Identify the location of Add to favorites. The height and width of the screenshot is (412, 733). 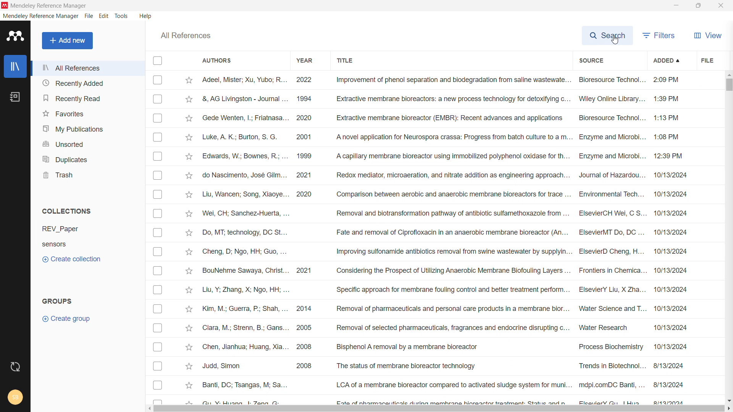
(191, 175).